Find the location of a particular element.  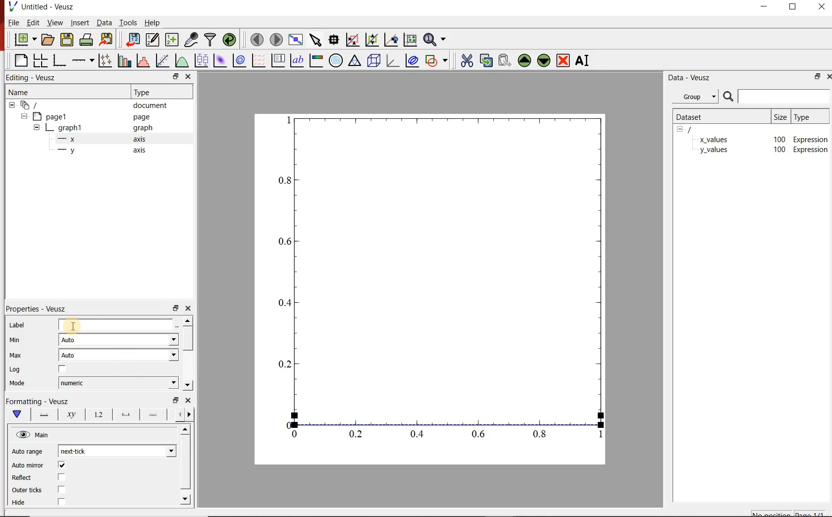

export to graphics format is located at coordinates (107, 39).